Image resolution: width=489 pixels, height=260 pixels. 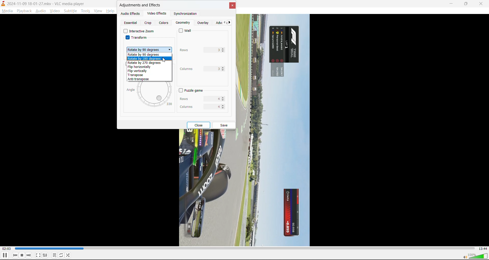 What do you see at coordinates (224, 126) in the screenshot?
I see `save` at bounding box center [224, 126].